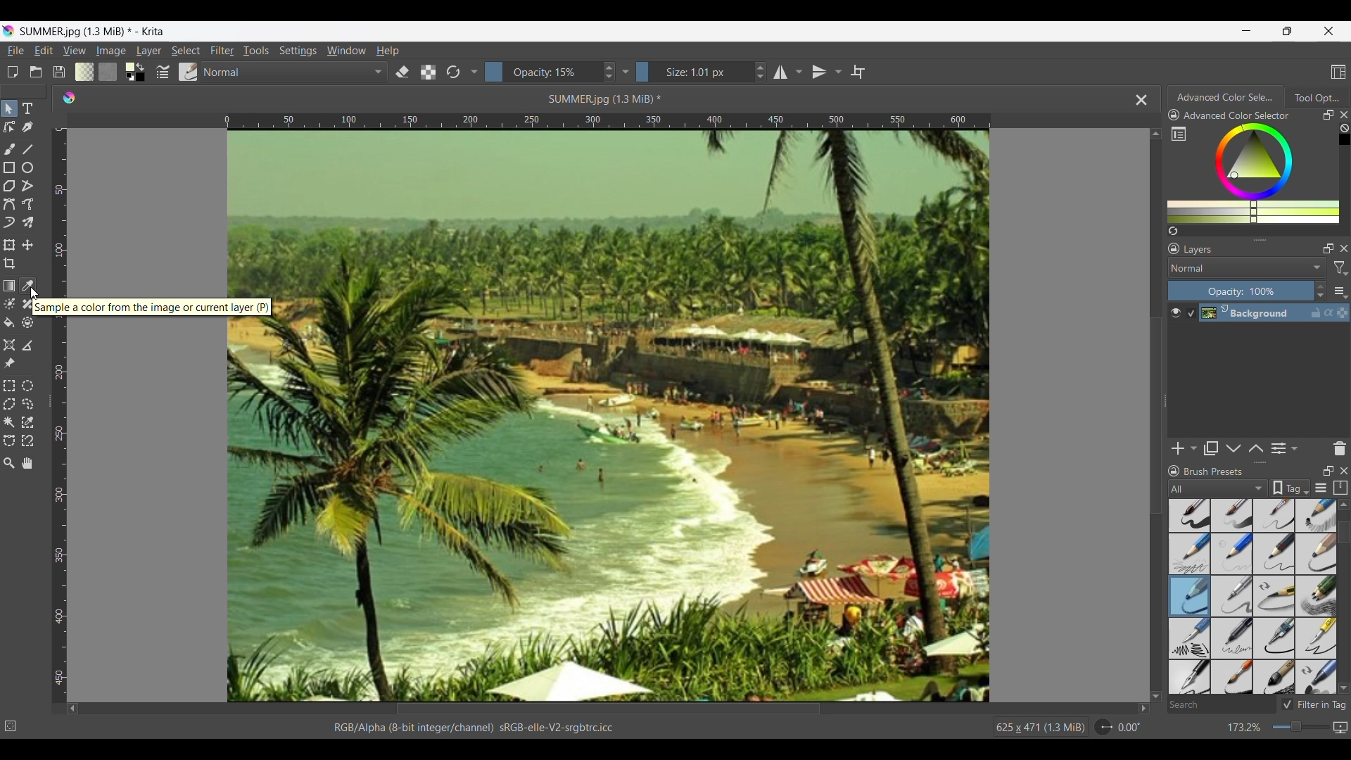 The width and height of the screenshot is (1351, 760). I want to click on View or change layer properties, so click(1279, 448).